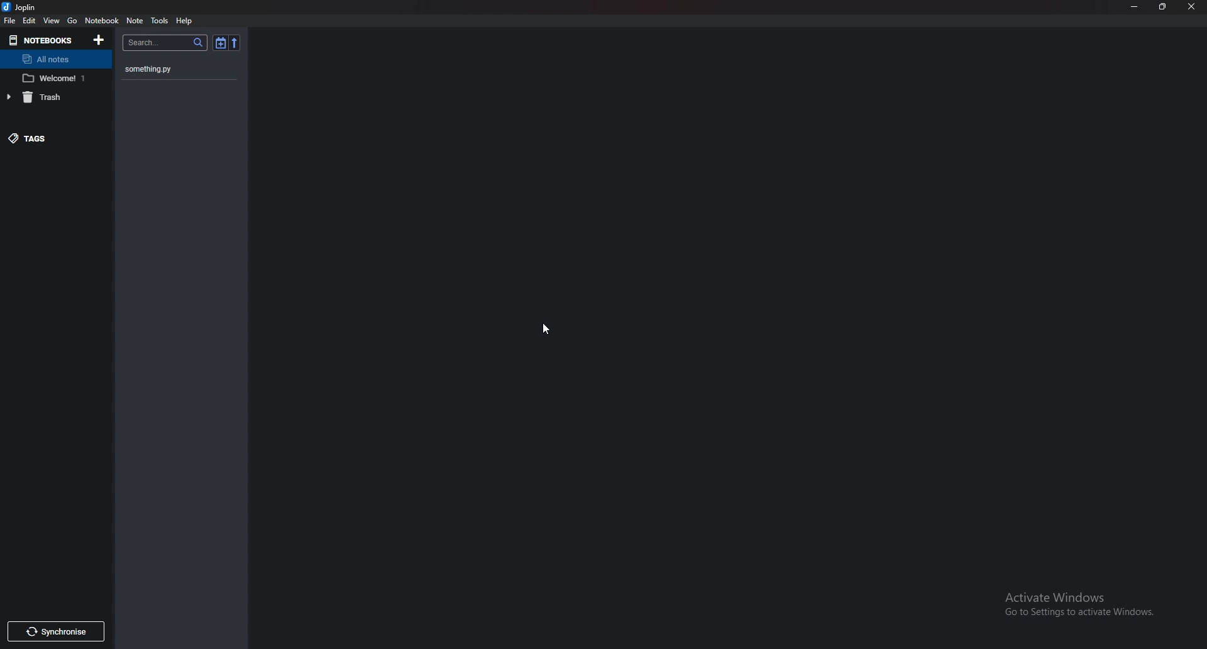  I want to click on go, so click(73, 20).